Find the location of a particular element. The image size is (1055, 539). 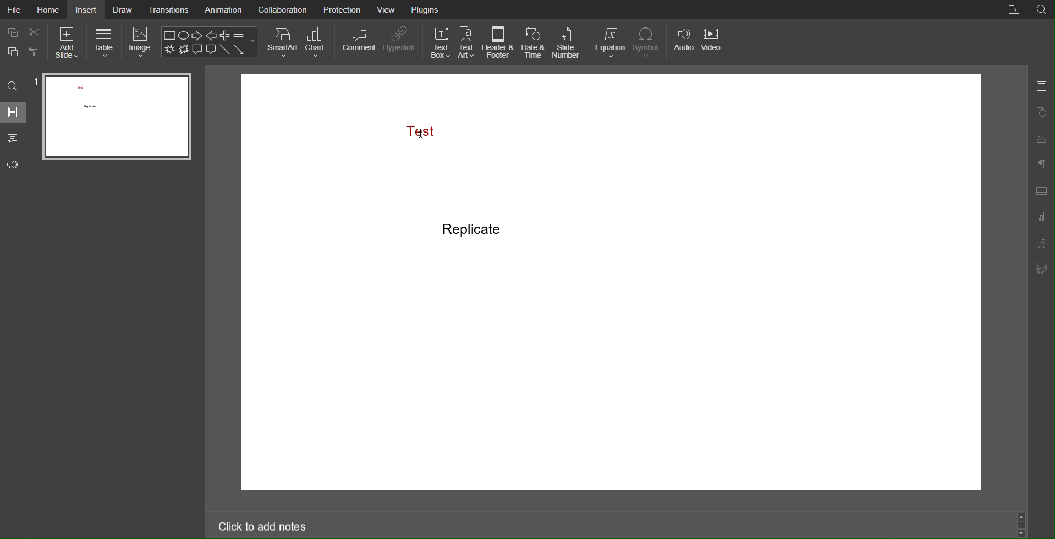

Comment is located at coordinates (13, 139).